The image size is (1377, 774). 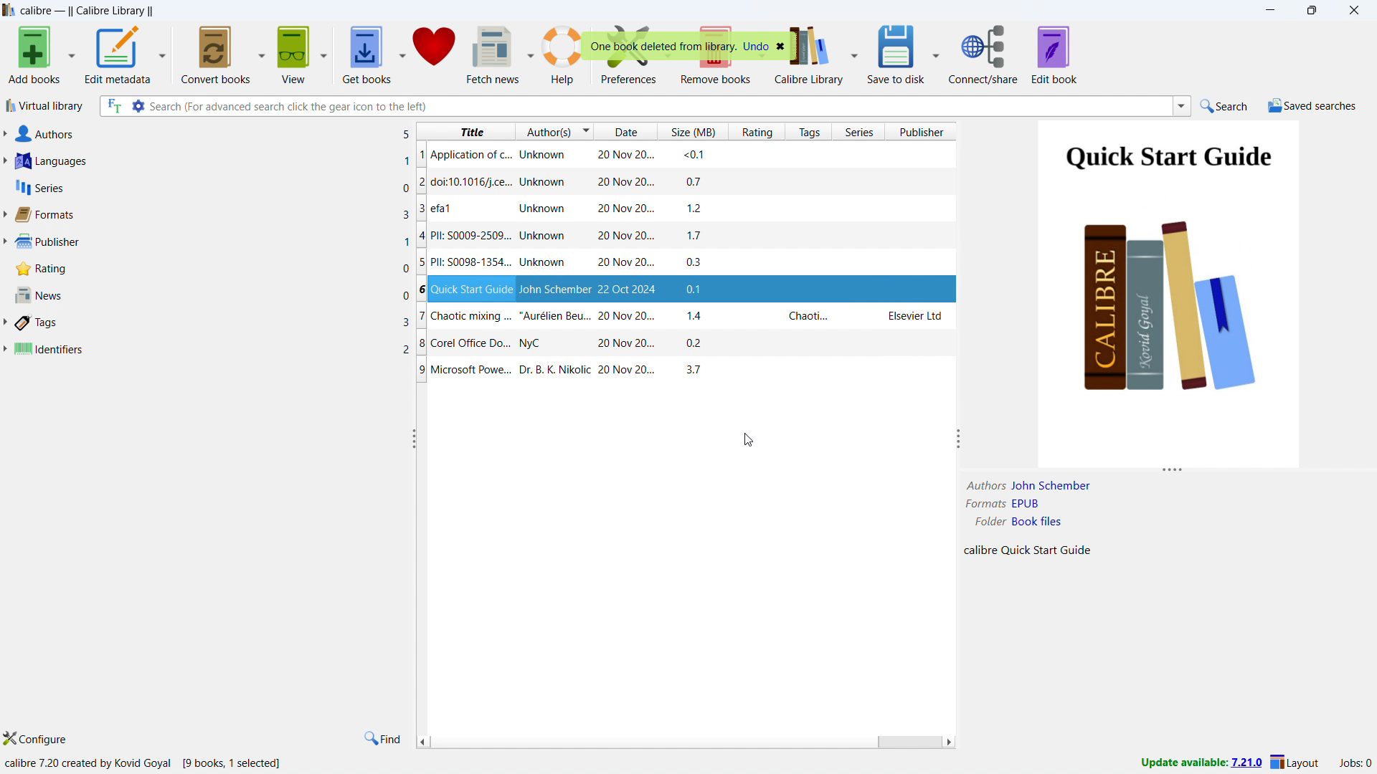 What do you see at coordinates (295, 53) in the screenshot?
I see `view` at bounding box center [295, 53].